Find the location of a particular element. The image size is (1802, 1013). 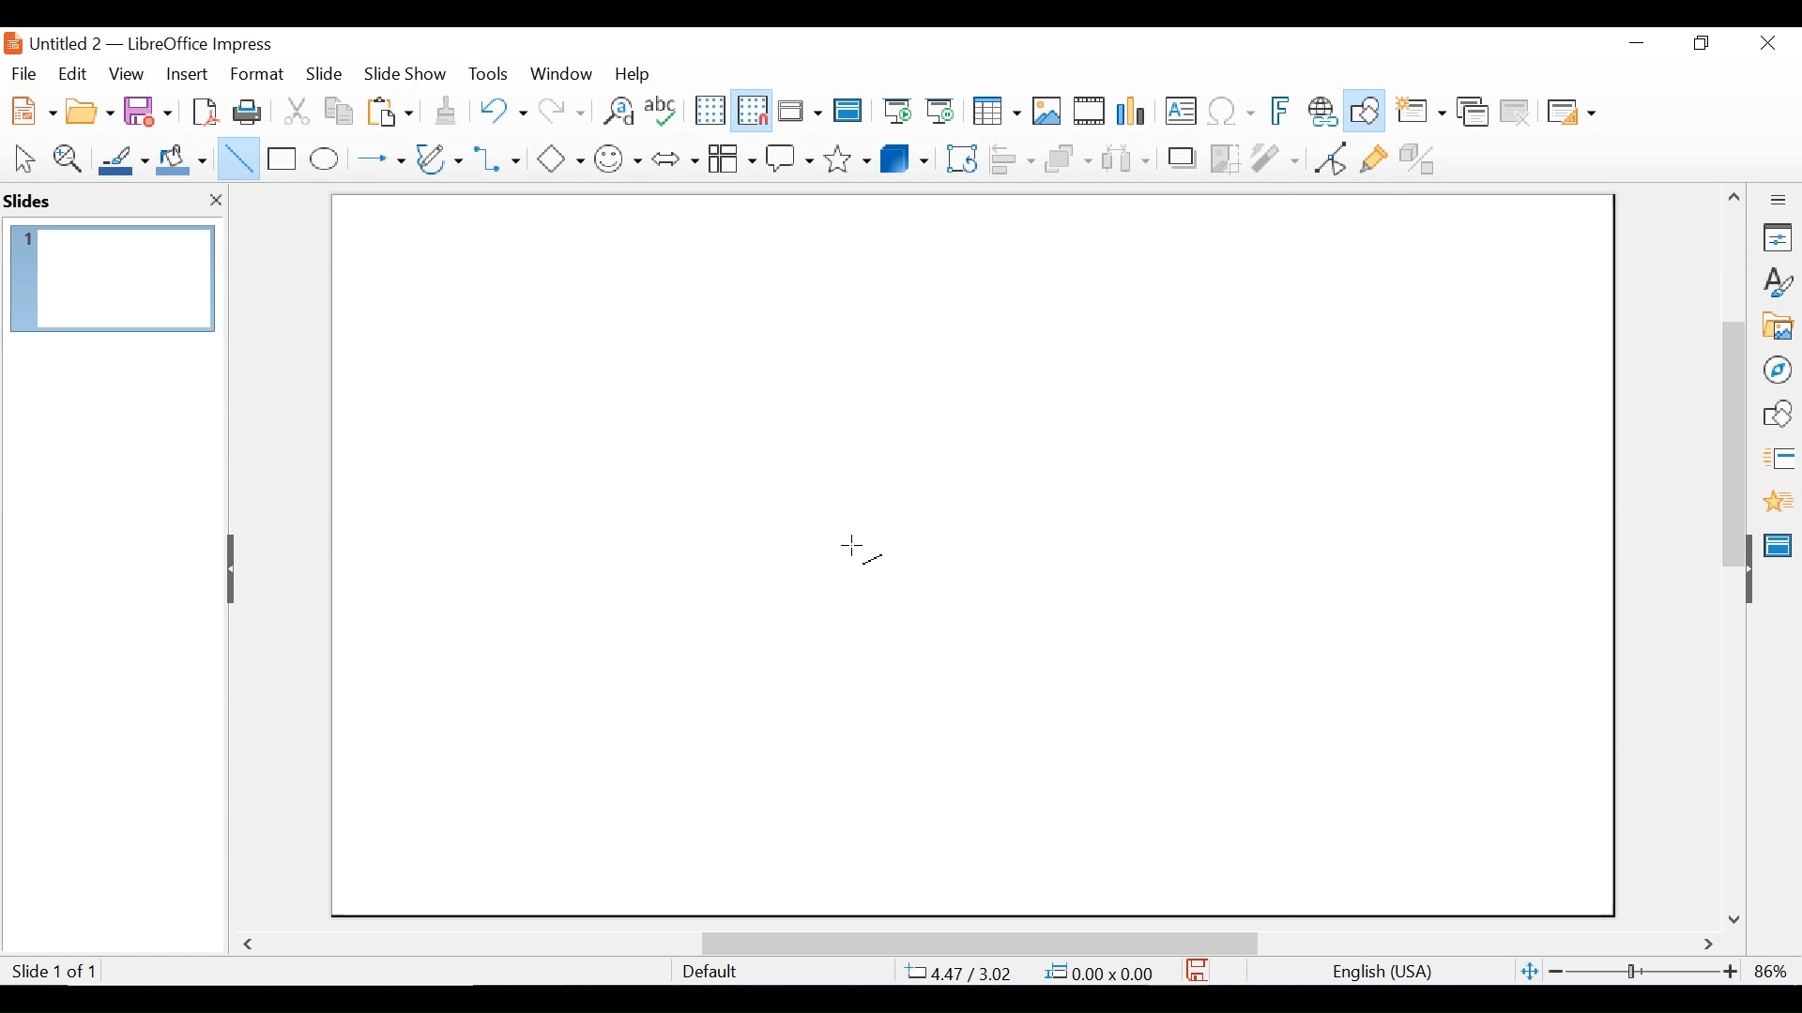

Open is located at coordinates (89, 109).